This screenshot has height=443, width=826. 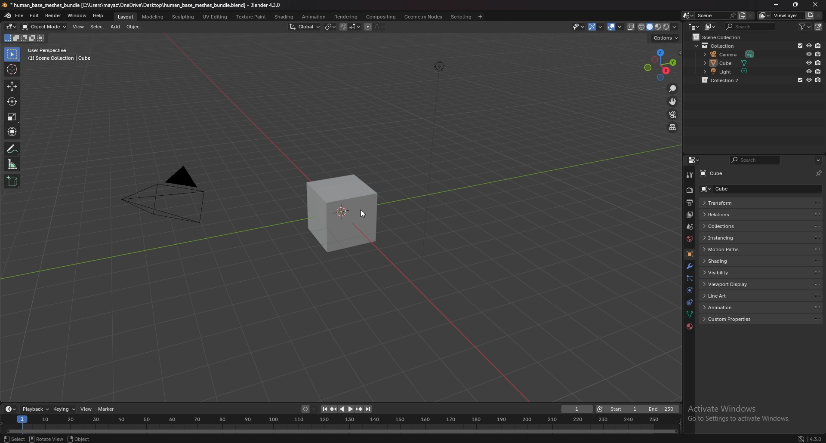 What do you see at coordinates (695, 160) in the screenshot?
I see `editor type` at bounding box center [695, 160].